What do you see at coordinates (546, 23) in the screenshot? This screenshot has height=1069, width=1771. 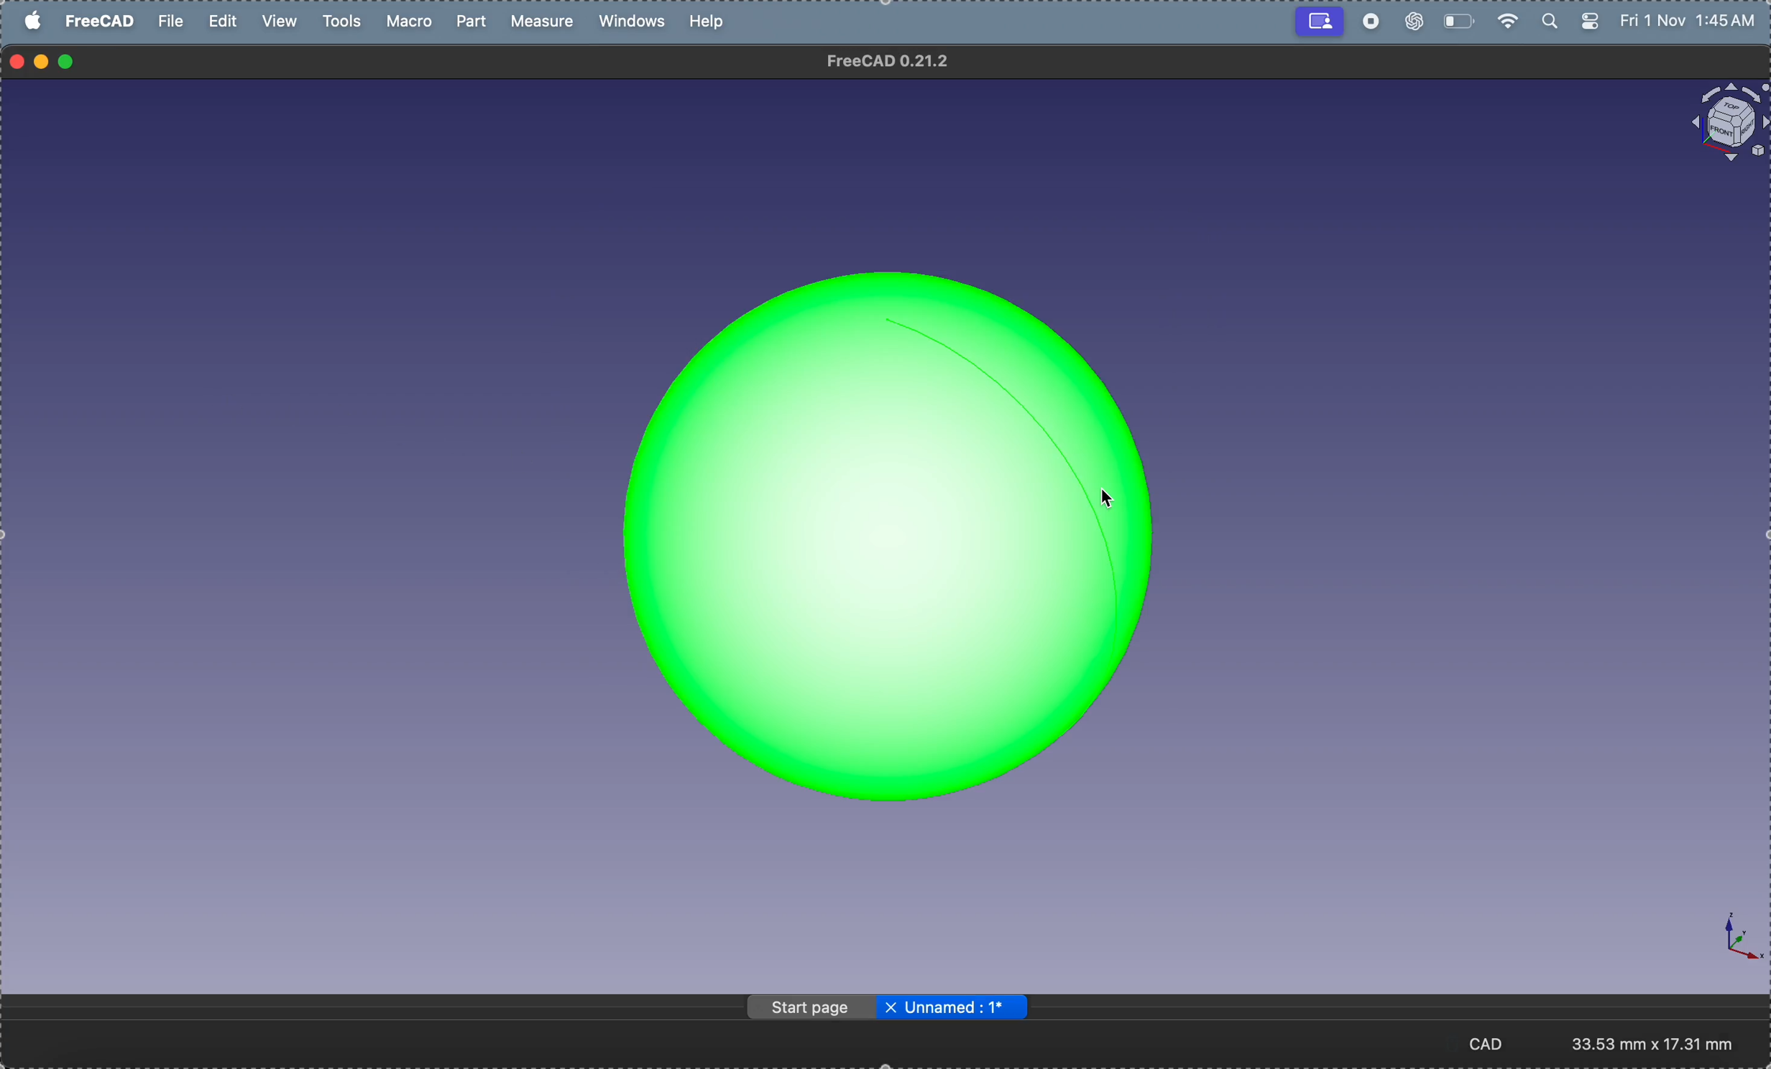 I see `measure` at bounding box center [546, 23].